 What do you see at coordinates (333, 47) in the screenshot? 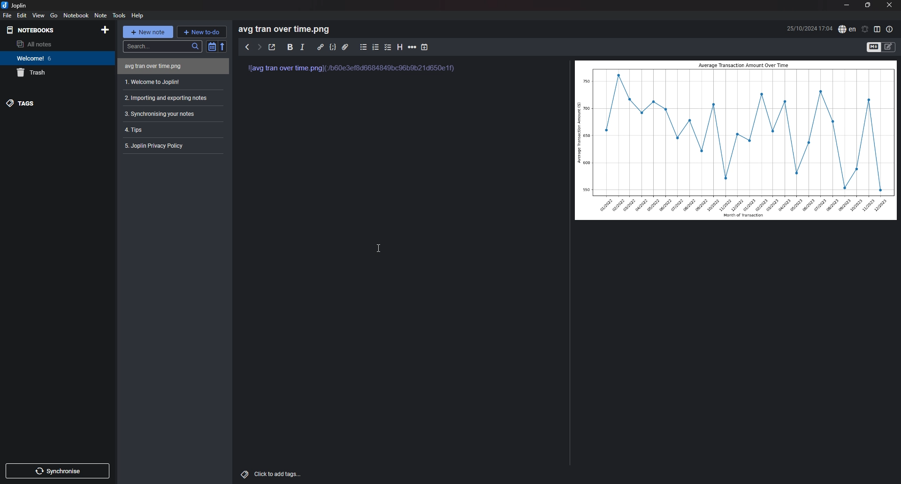
I see `code` at bounding box center [333, 47].